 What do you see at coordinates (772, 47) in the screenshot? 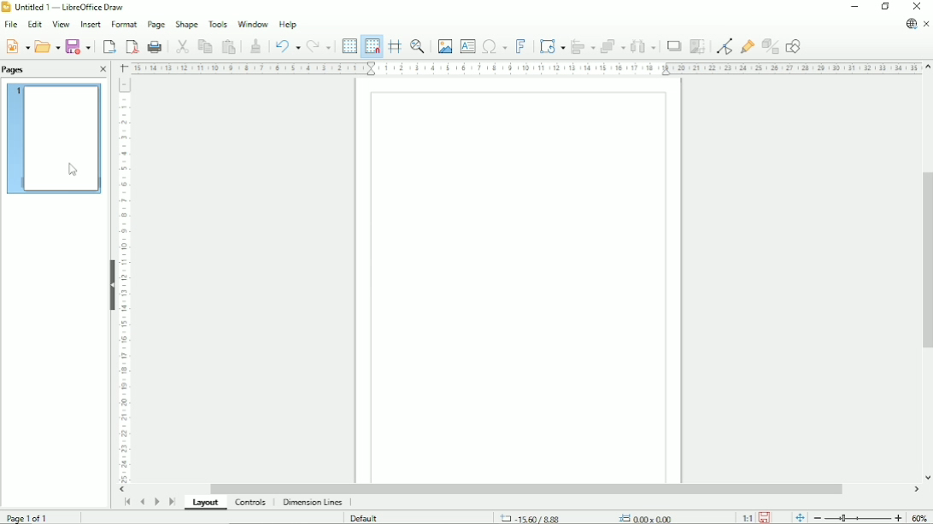
I see `Toggle extrusion` at bounding box center [772, 47].